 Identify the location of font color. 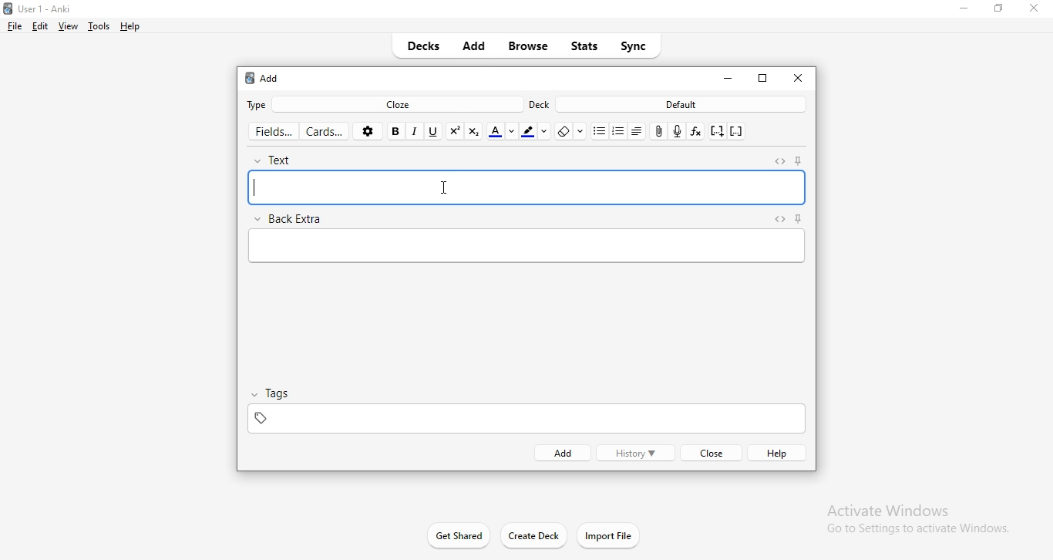
(537, 130).